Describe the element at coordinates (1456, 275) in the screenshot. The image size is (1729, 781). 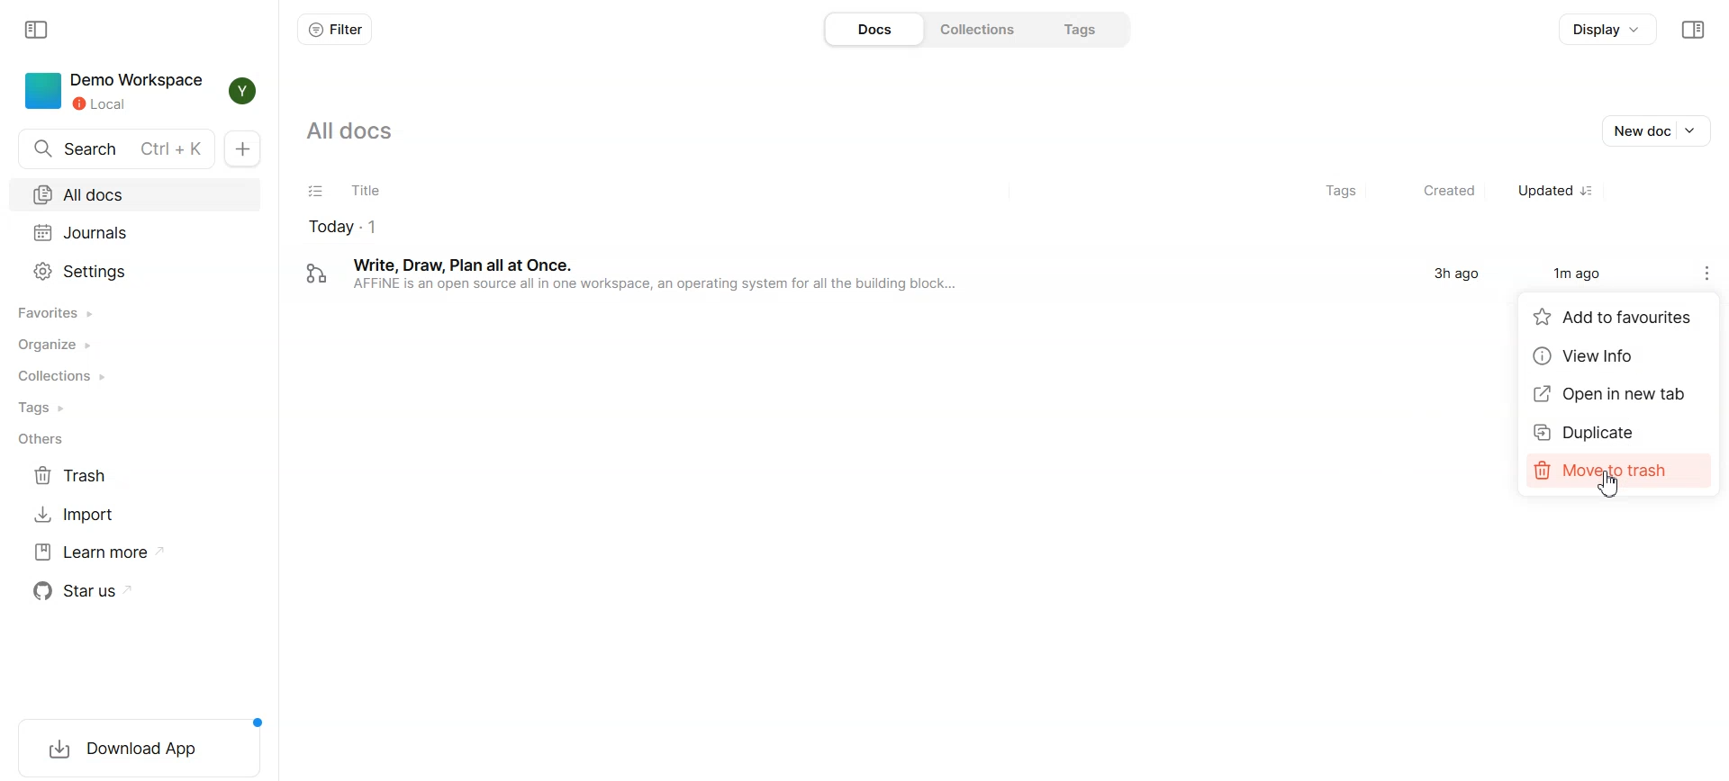
I see `3h ago` at that location.